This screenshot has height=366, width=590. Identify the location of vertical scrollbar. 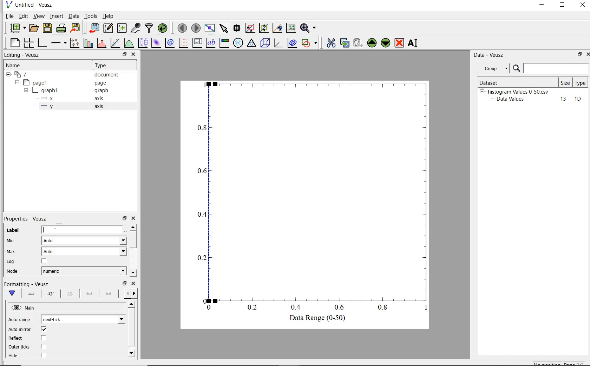
(131, 327).